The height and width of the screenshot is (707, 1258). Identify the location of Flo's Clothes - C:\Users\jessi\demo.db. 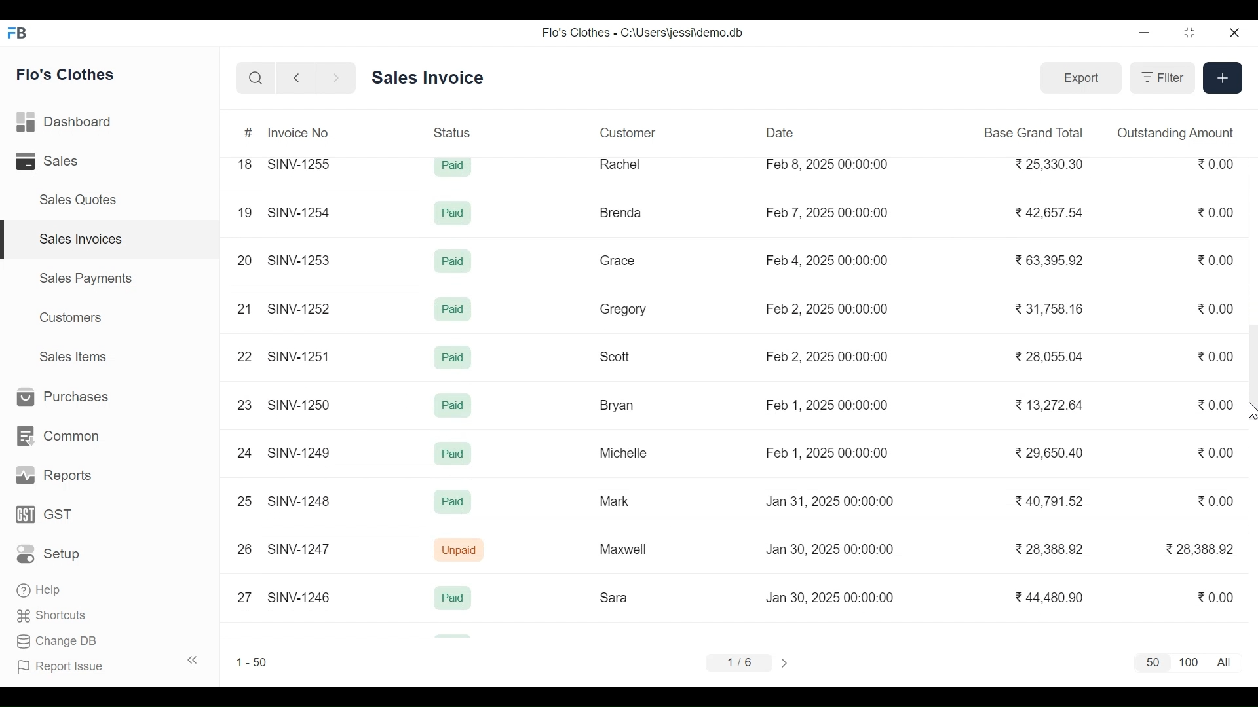
(645, 32).